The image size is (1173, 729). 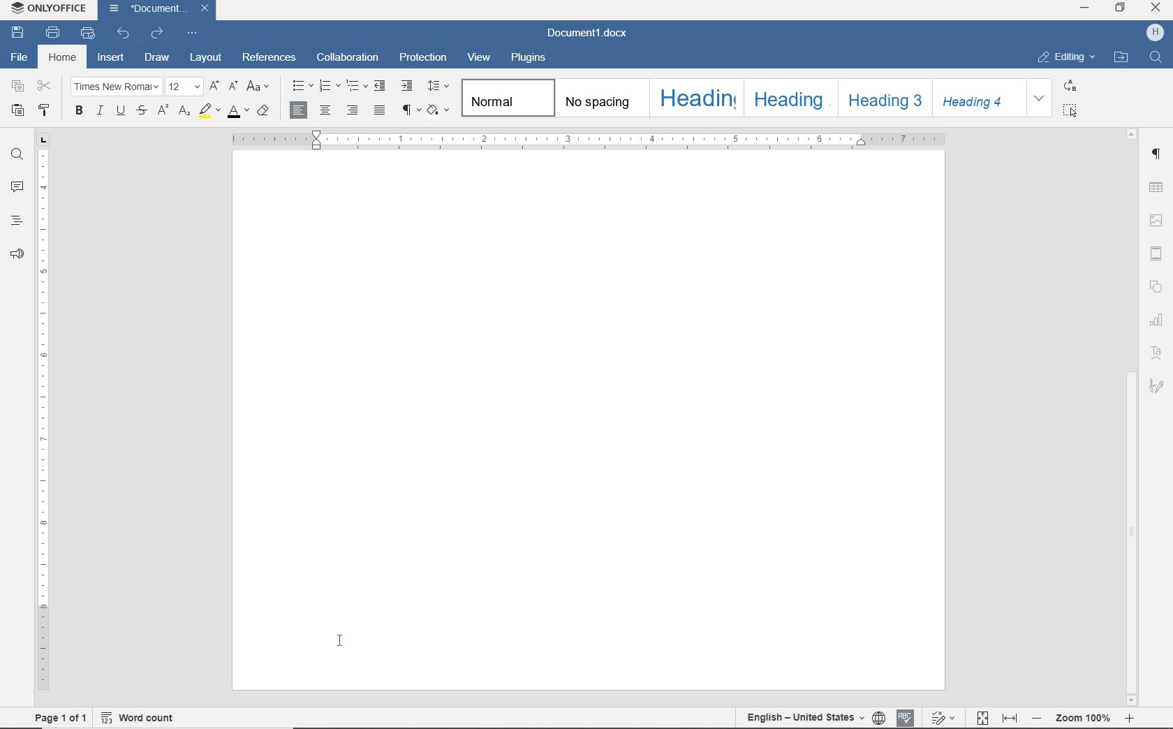 What do you see at coordinates (43, 111) in the screenshot?
I see `COPY STYLE` at bounding box center [43, 111].